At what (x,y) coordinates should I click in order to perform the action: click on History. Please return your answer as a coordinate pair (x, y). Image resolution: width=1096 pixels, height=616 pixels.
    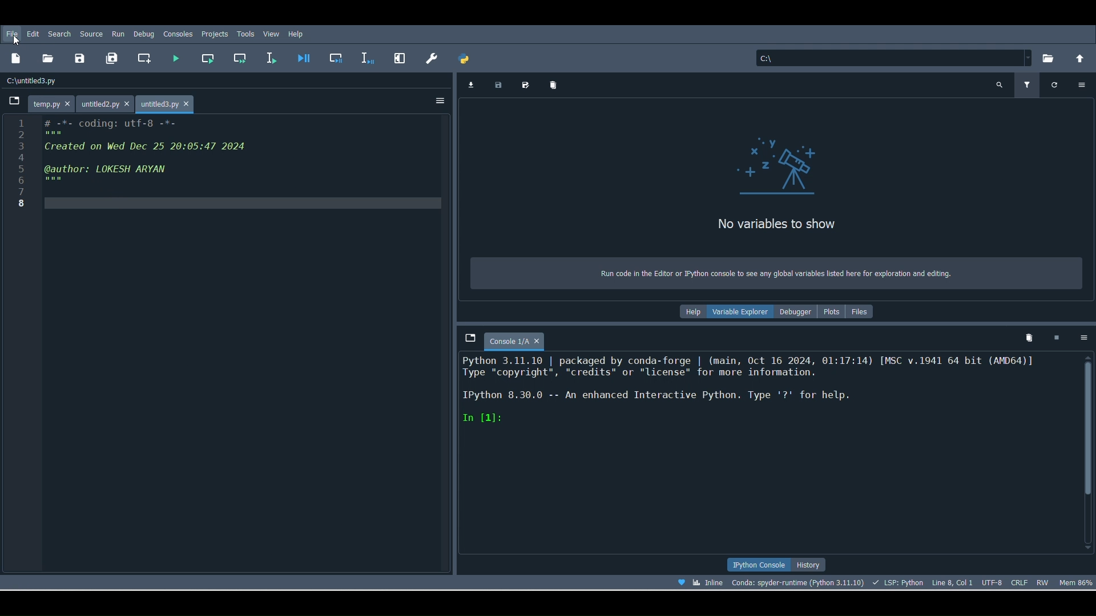
    Looking at the image, I should click on (814, 564).